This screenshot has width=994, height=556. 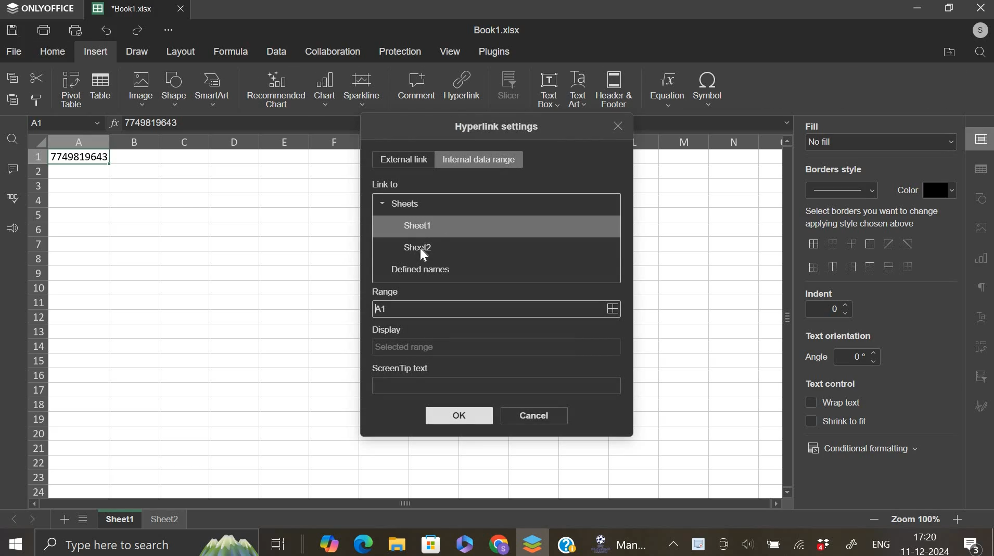 I want to click on display, so click(x=495, y=347).